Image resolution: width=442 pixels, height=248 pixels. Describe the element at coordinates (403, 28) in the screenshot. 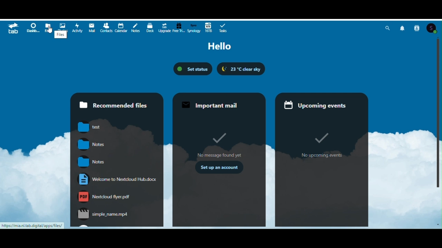

I see `Notifications` at that location.